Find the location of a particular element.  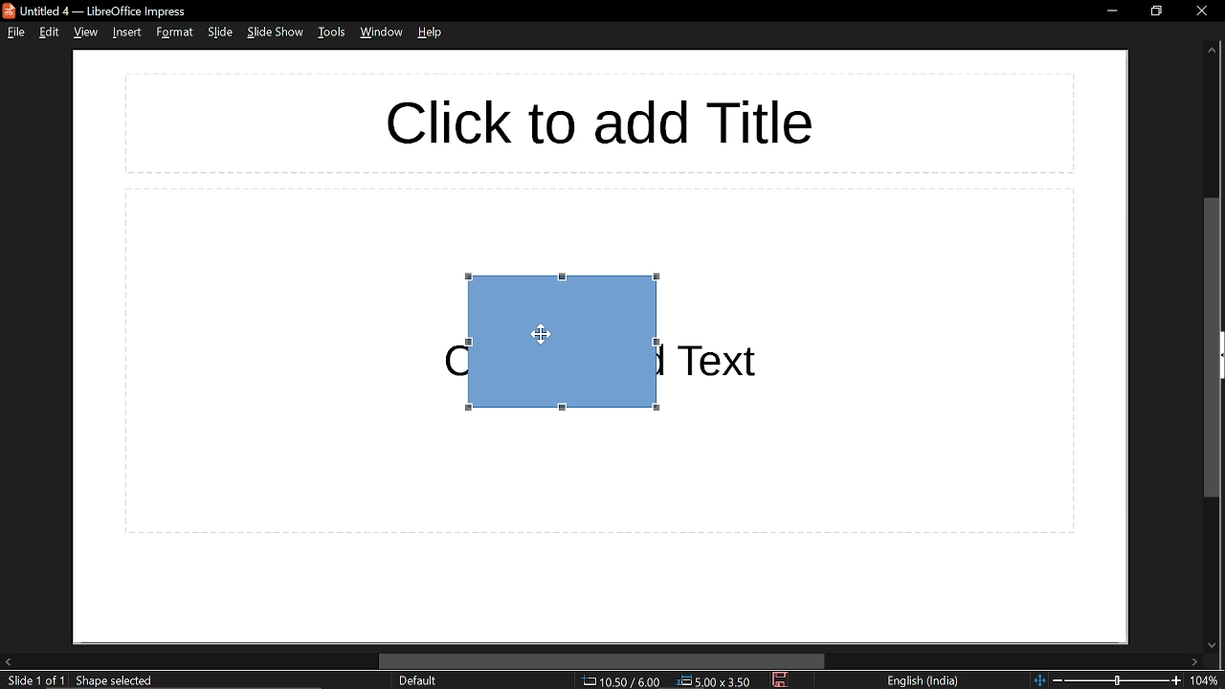

help is located at coordinates (431, 32).